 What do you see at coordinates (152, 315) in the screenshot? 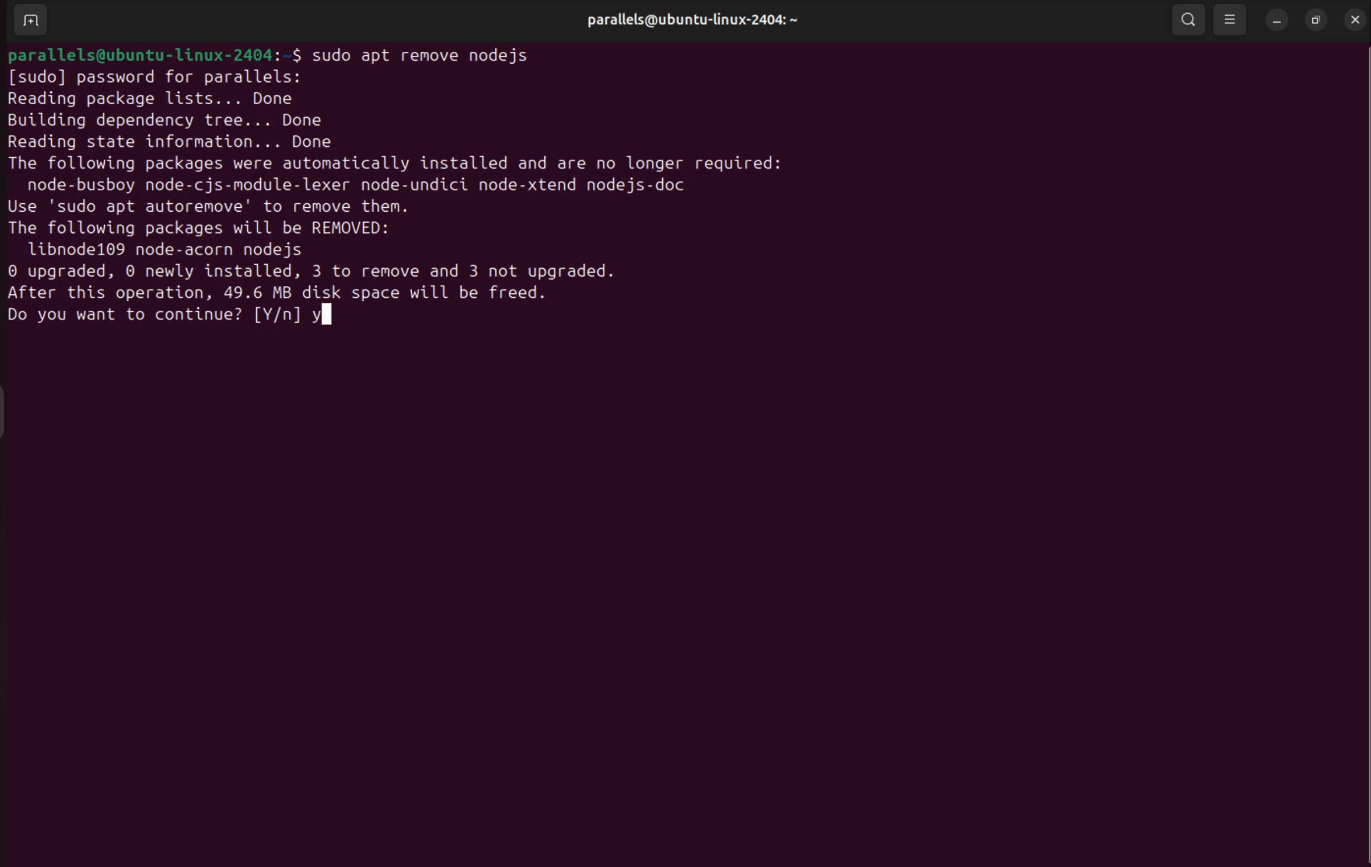
I see `Do you want to continue? [Y/n]` at bounding box center [152, 315].